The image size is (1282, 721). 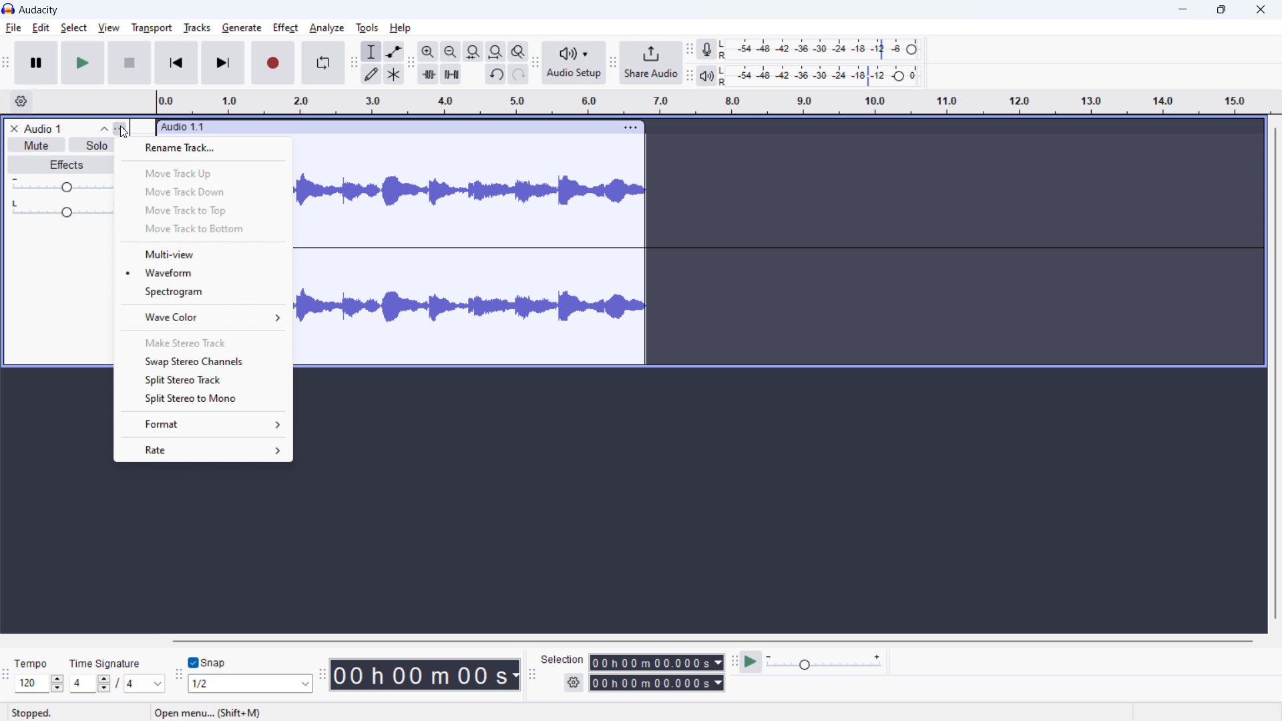 I want to click on stop, so click(x=130, y=62).